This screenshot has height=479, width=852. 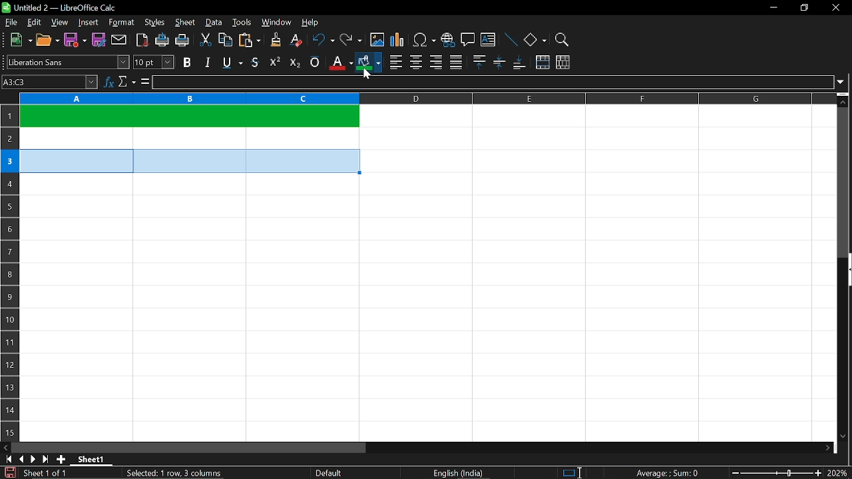 What do you see at coordinates (351, 41) in the screenshot?
I see `redo` at bounding box center [351, 41].